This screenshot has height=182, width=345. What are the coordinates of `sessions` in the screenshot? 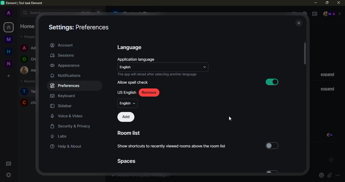 It's located at (64, 56).